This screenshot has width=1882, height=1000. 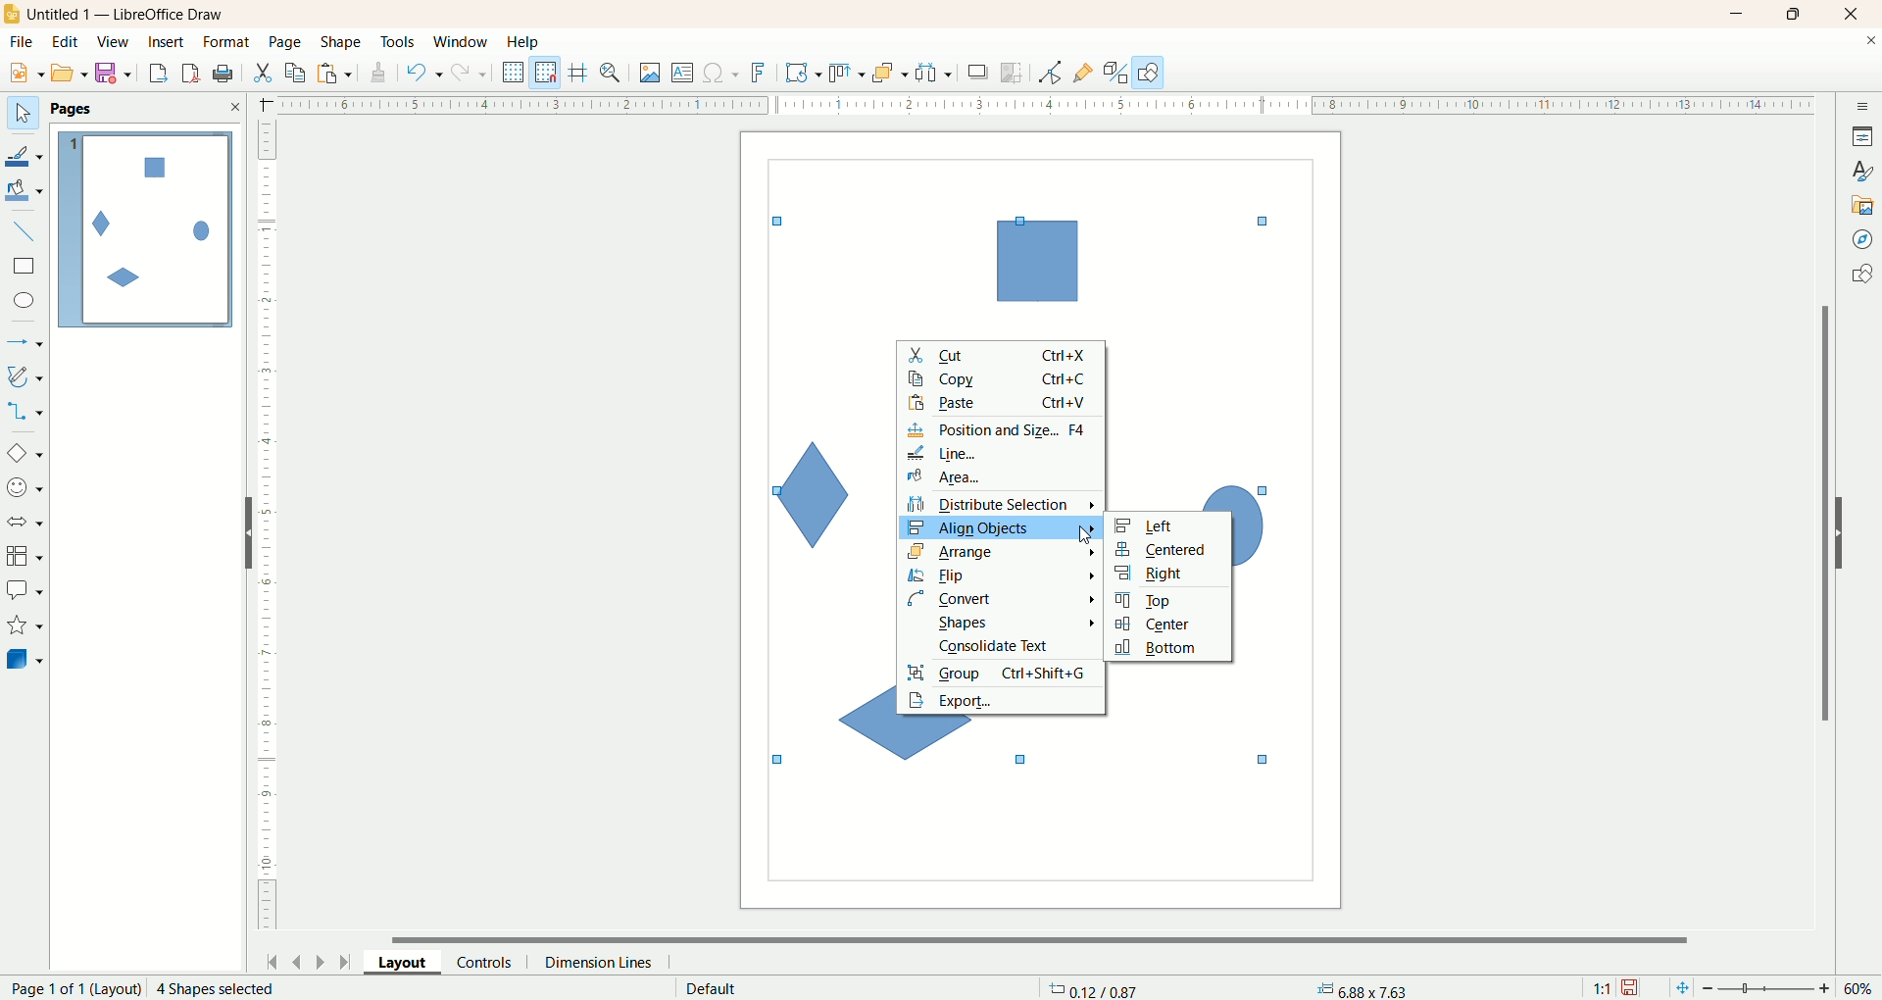 I want to click on select, so click(x=23, y=114).